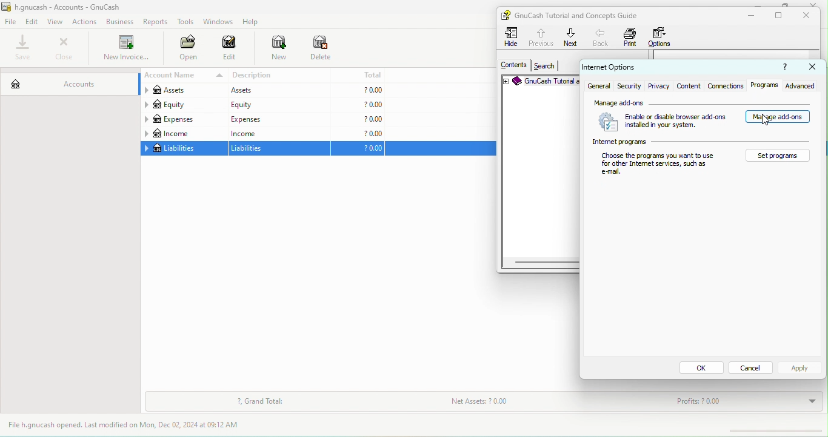  Describe the element at coordinates (540, 82) in the screenshot. I see `gnu cash tutorial c` at that location.